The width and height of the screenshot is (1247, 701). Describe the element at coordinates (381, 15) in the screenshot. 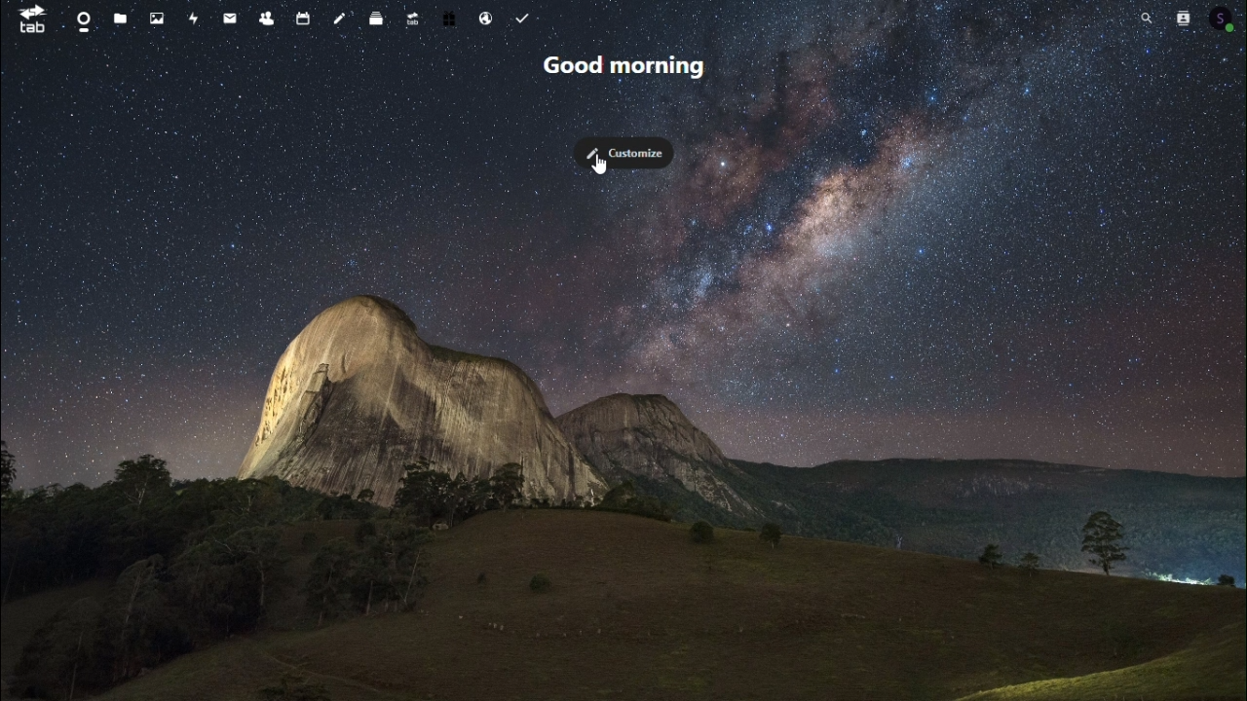

I see `deck` at that location.